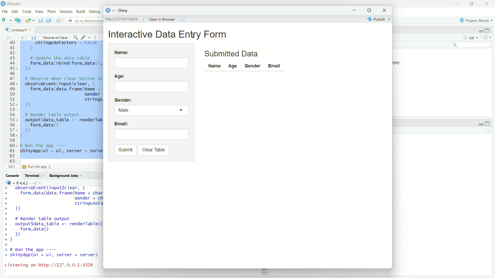 The height and width of the screenshot is (278, 495). Describe the element at coordinates (24, 37) in the screenshot. I see `show in new window` at that location.